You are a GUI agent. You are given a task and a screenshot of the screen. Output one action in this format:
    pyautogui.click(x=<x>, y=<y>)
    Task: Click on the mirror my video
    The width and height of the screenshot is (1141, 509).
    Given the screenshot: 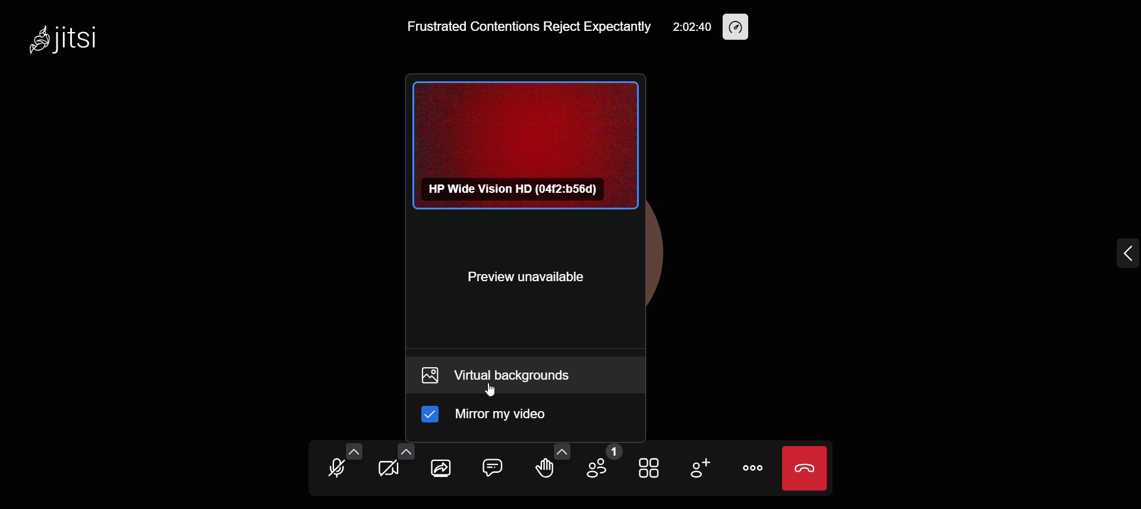 What is the action you would take?
    pyautogui.click(x=492, y=417)
    